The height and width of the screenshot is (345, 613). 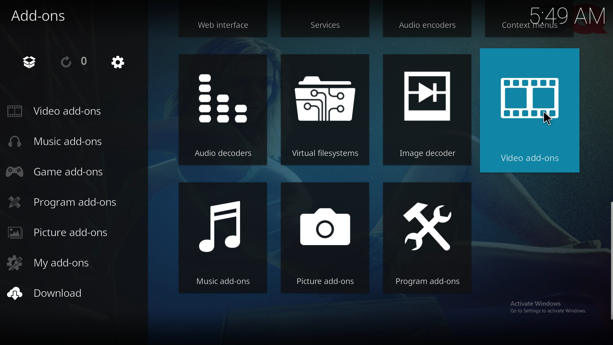 What do you see at coordinates (531, 111) in the screenshot?
I see `video add ons` at bounding box center [531, 111].